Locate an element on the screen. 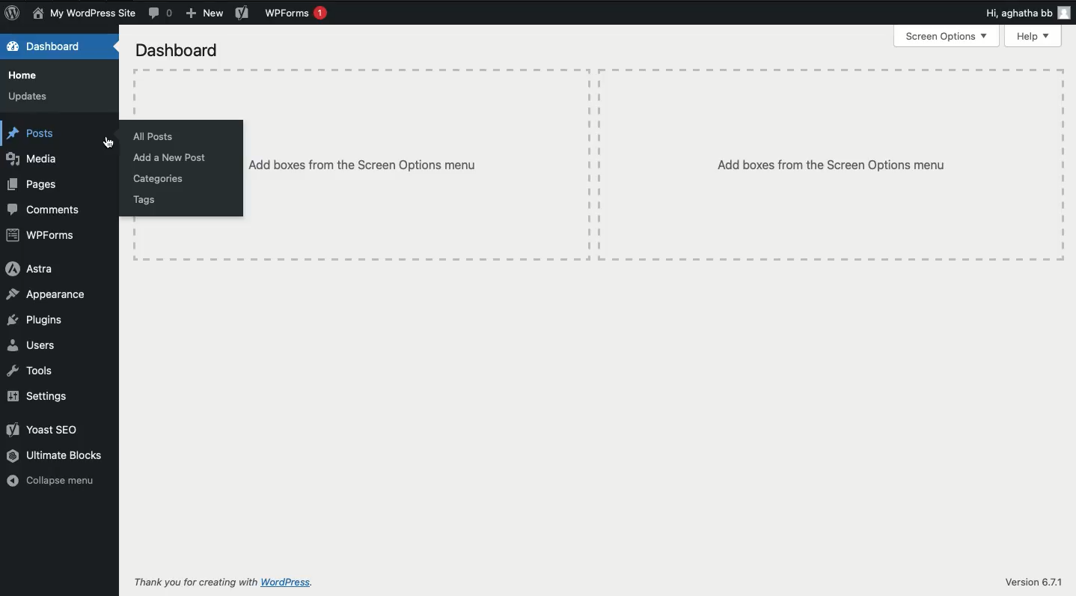   is located at coordinates (46, 46).